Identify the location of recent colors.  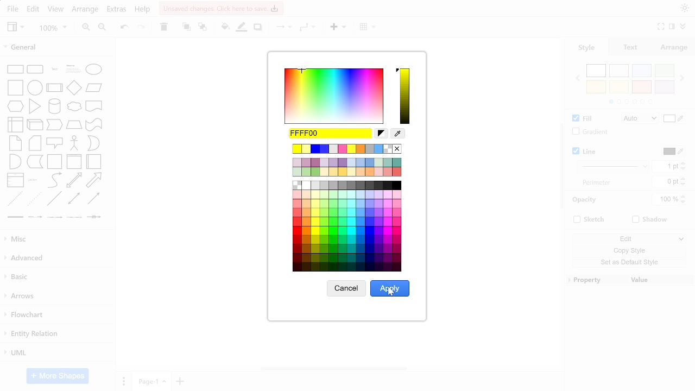
(348, 149).